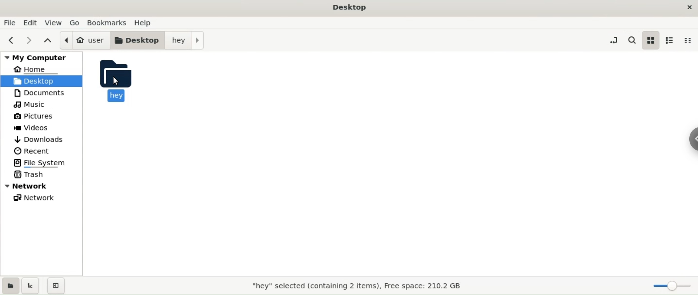  Describe the element at coordinates (54, 23) in the screenshot. I see `view` at that location.